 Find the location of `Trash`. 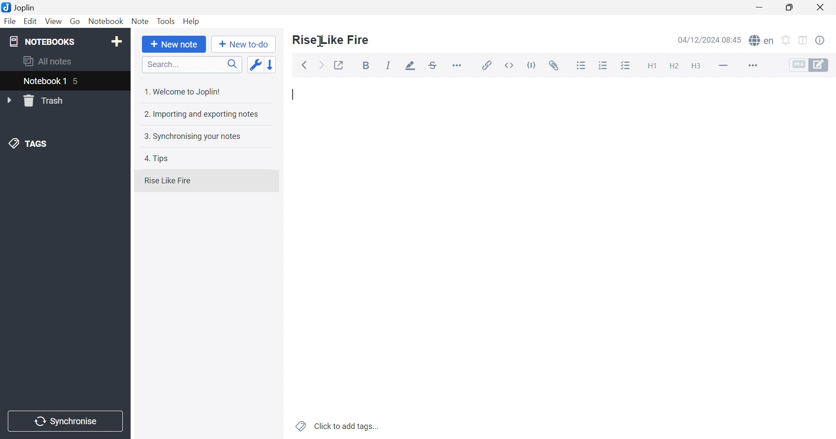

Trash is located at coordinates (45, 101).